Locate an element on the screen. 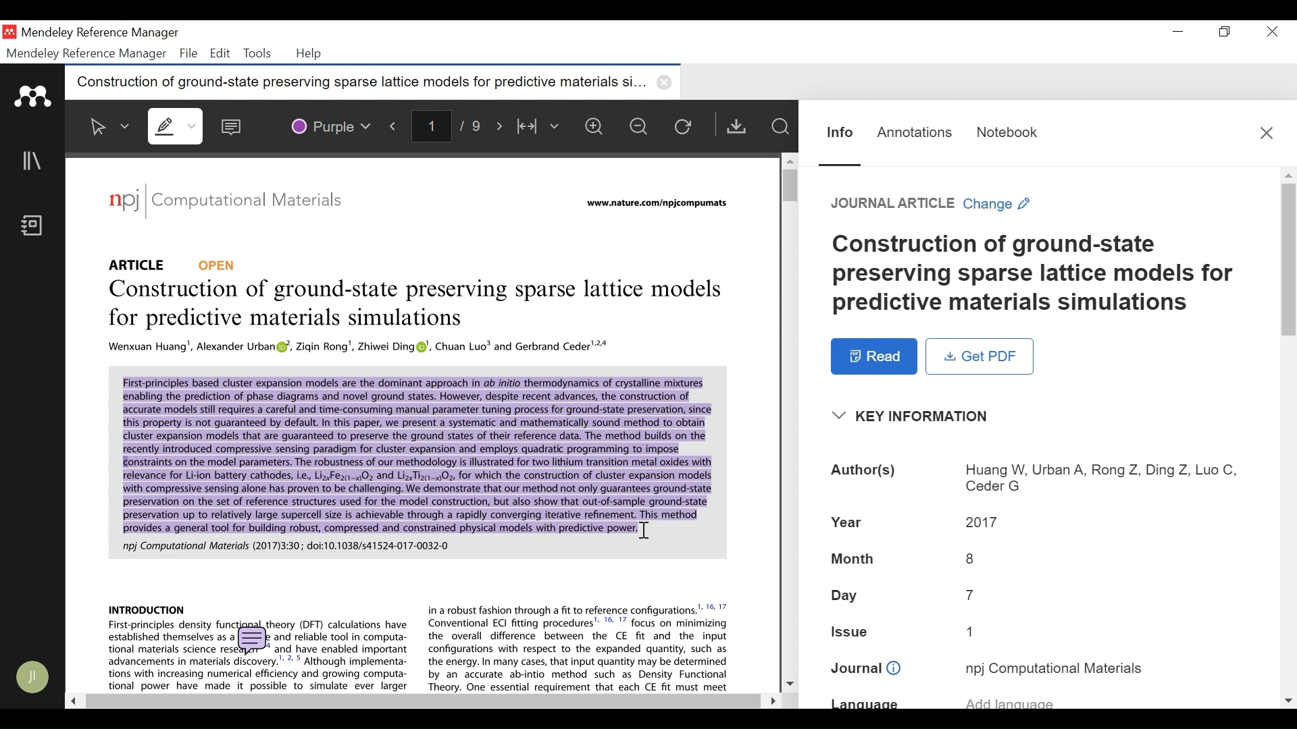 The image size is (1297, 729). Issue is located at coordinates (975, 630).